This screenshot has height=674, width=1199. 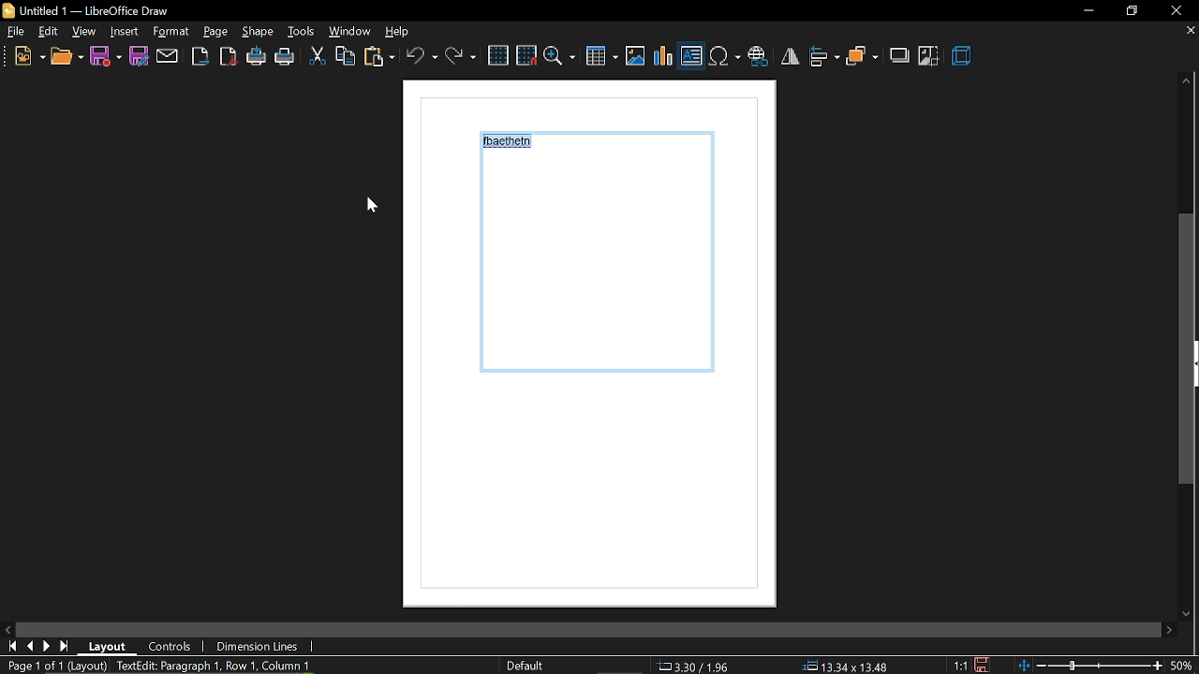 What do you see at coordinates (1171, 630) in the screenshot?
I see `move right` at bounding box center [1171, 630].